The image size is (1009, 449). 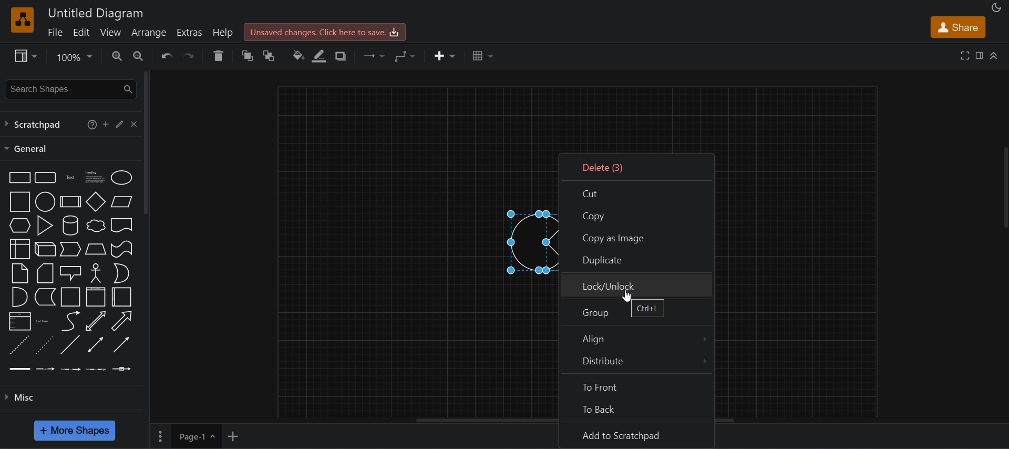 I want to click on undo, so click(x=166, y=56).